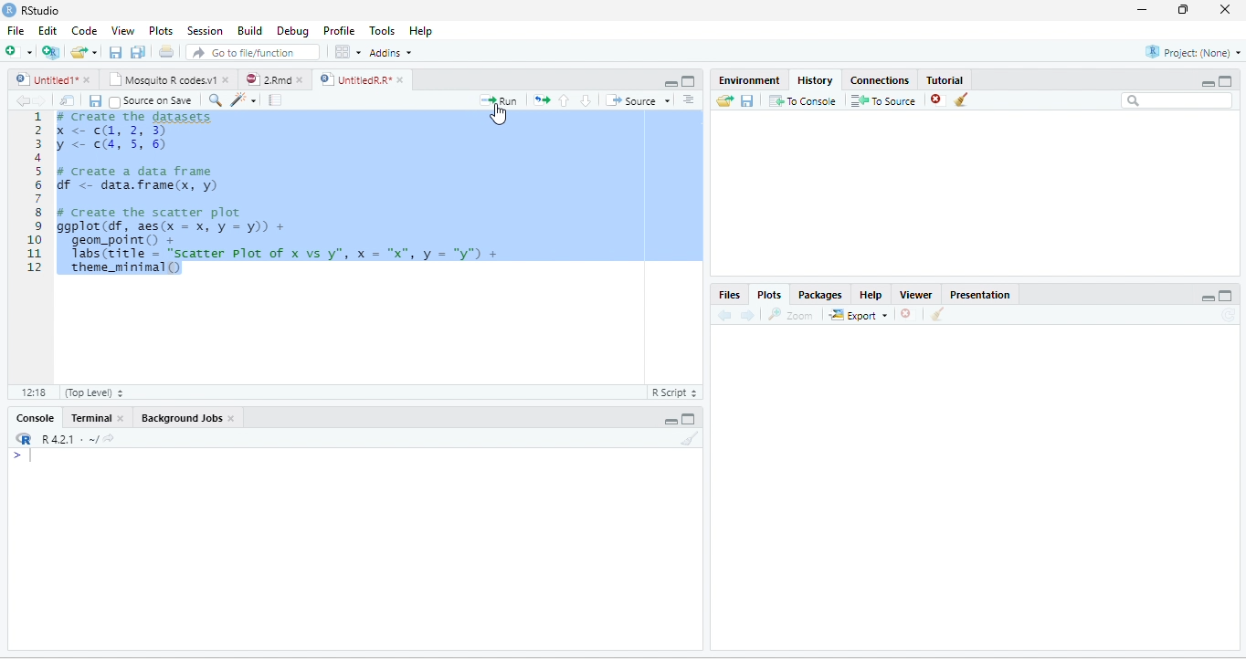 This screenshot has width=1246, height=659. What do you see at coordinates (691, 438) in the screenshot?
I see `Clear console` at bounding box center [691, 438].